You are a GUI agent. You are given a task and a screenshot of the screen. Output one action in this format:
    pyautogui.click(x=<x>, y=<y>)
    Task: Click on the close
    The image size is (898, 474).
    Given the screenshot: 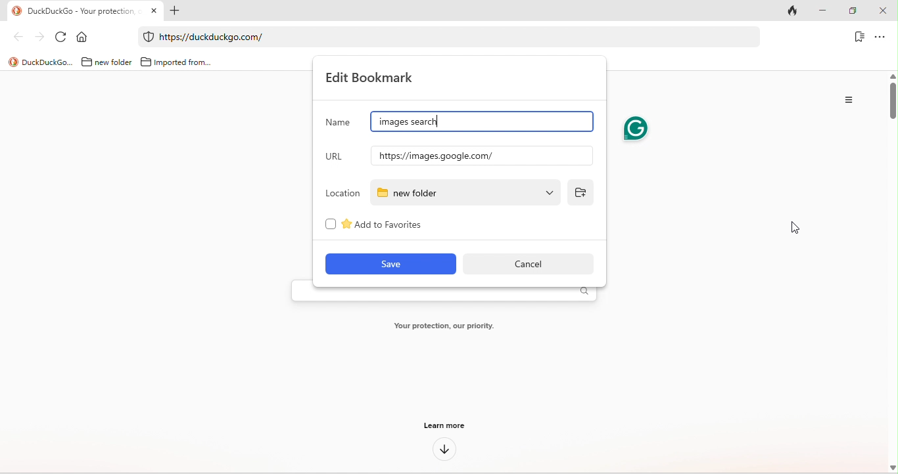 What is the action you would take?
    pyautogui.click(x=885, y=11)
    